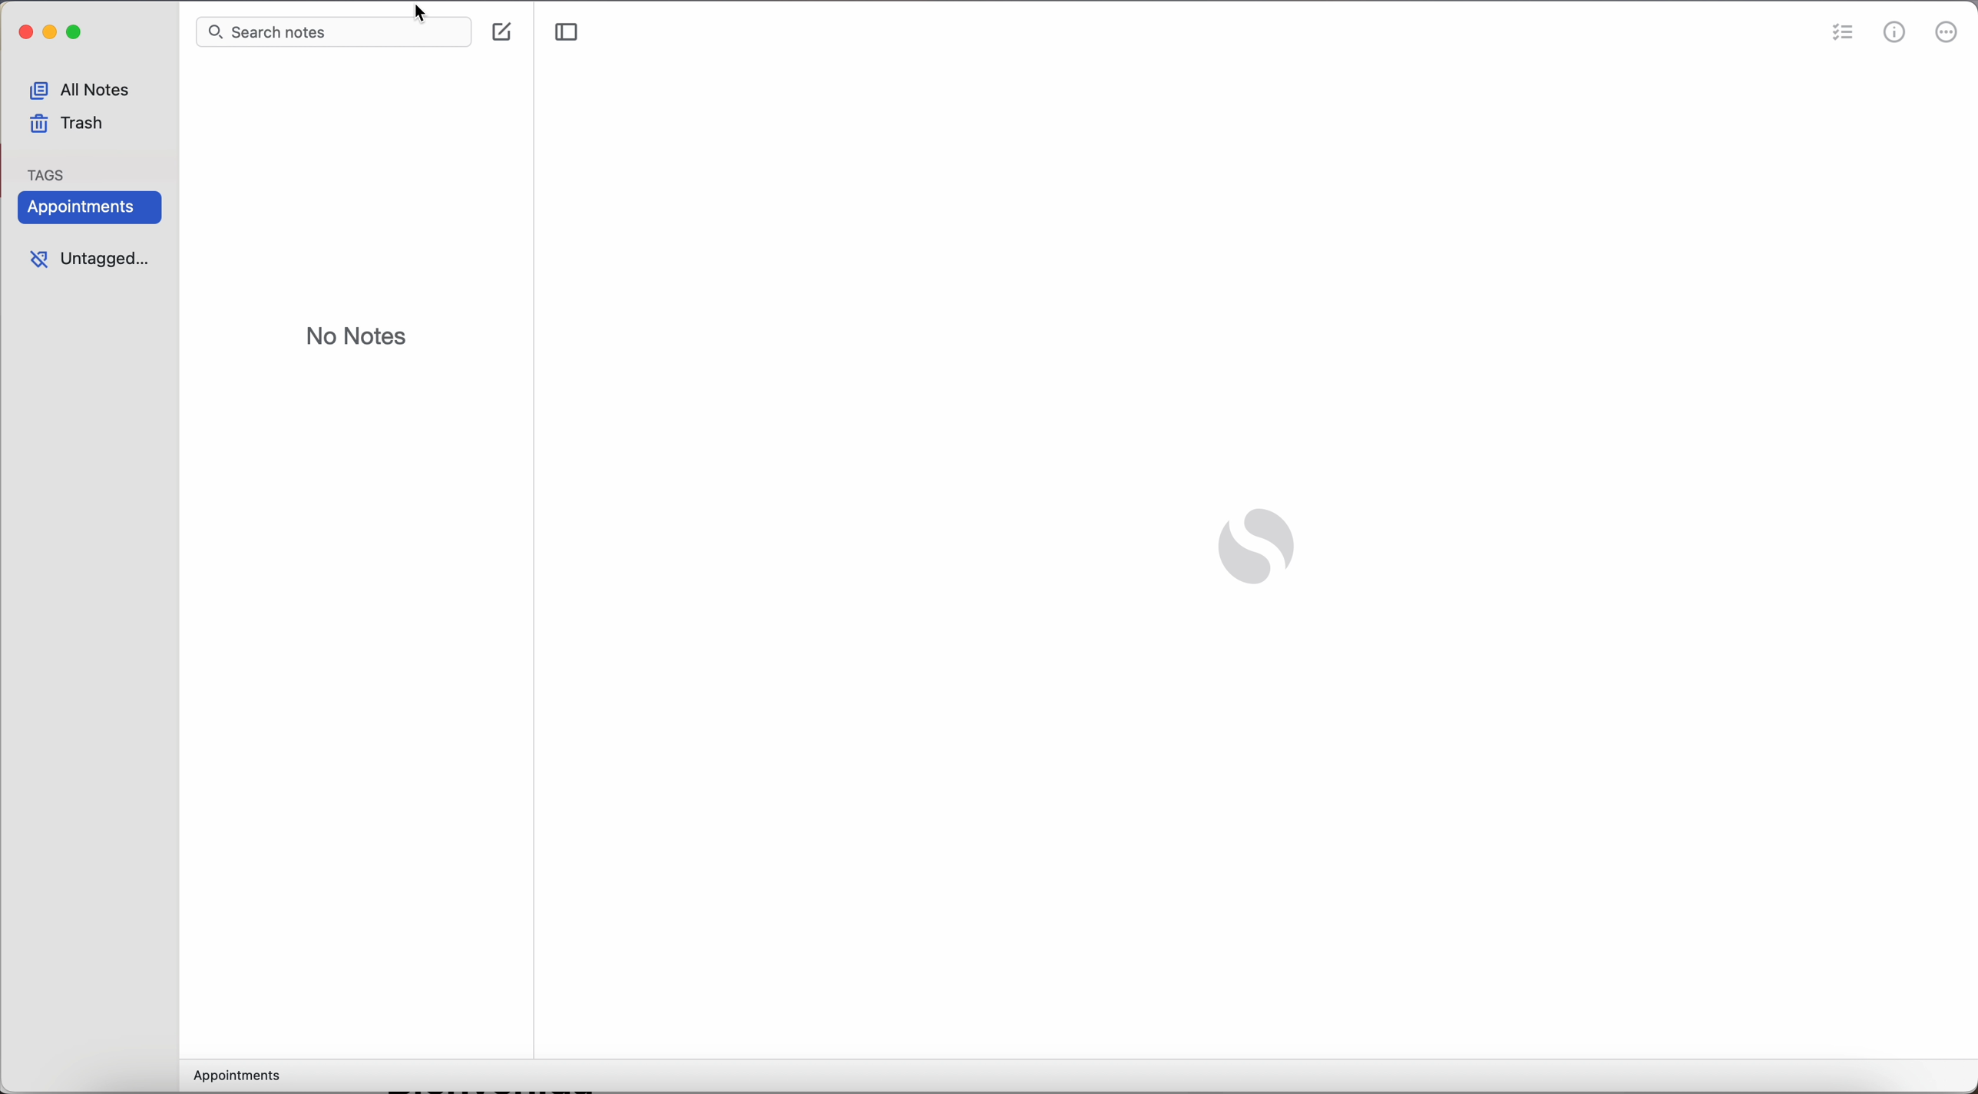 Image resolution: width=1978 pixels, height=1094 pixels. What do you see at coordinates (23, 35) in the screenshot?
I see `close simplenote` at bounding box center [23, 35].